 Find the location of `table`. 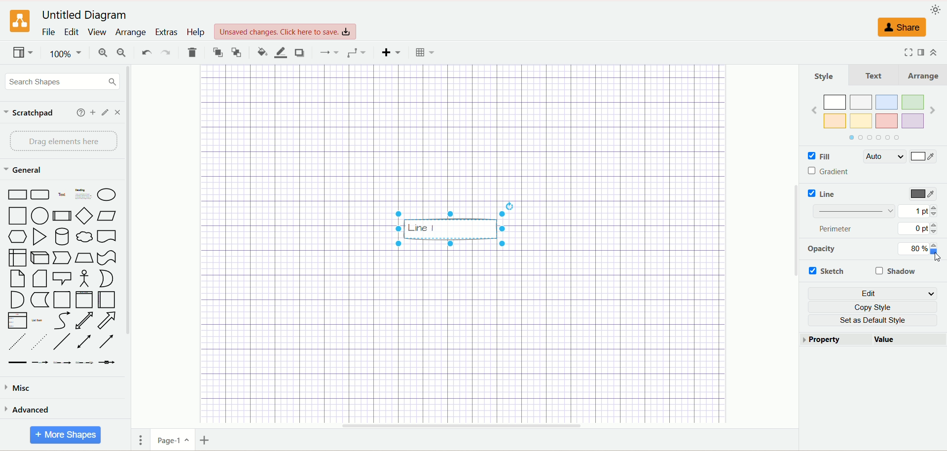

table is located at coordinates (423, 51).